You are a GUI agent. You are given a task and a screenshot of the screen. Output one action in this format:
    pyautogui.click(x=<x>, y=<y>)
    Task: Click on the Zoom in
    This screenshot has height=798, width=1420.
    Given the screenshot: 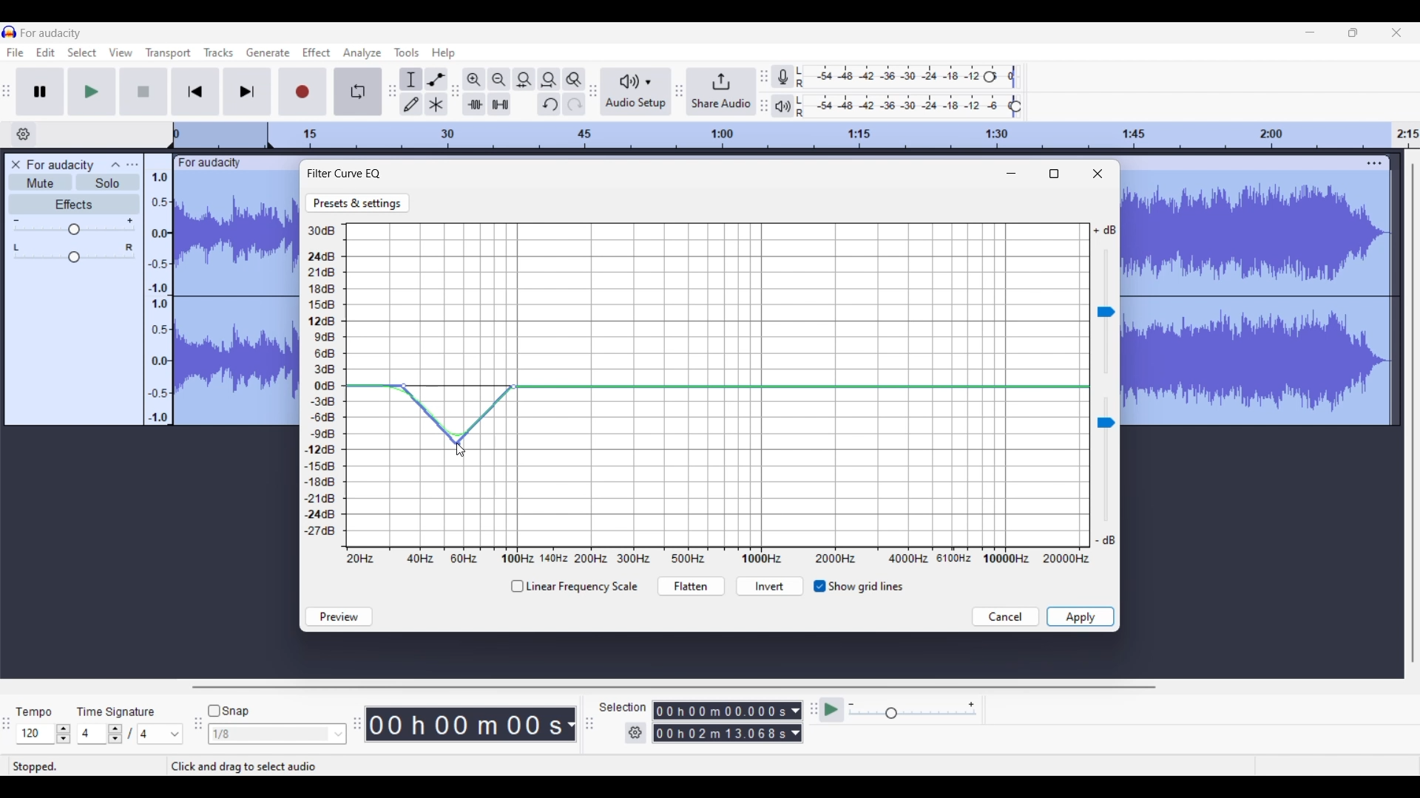 What is the action you would take?
    pyautogui.click(x=474, y=79)
    